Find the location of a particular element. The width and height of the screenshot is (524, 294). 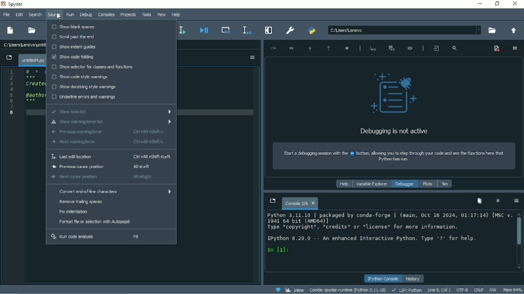

How to start a debugging is located at coordinates (394, 155).